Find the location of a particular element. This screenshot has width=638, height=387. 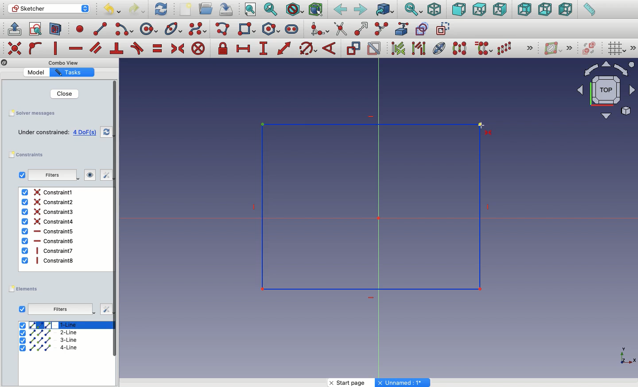

Internal geometry  is located at coordinates (440, 47).